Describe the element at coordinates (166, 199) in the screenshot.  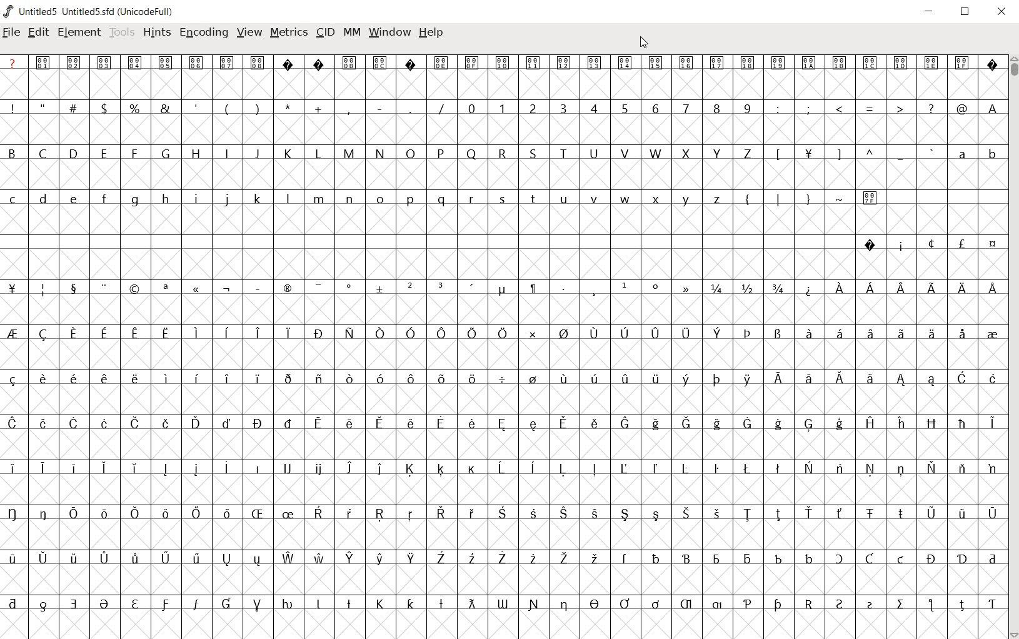
I see `h` at that location.